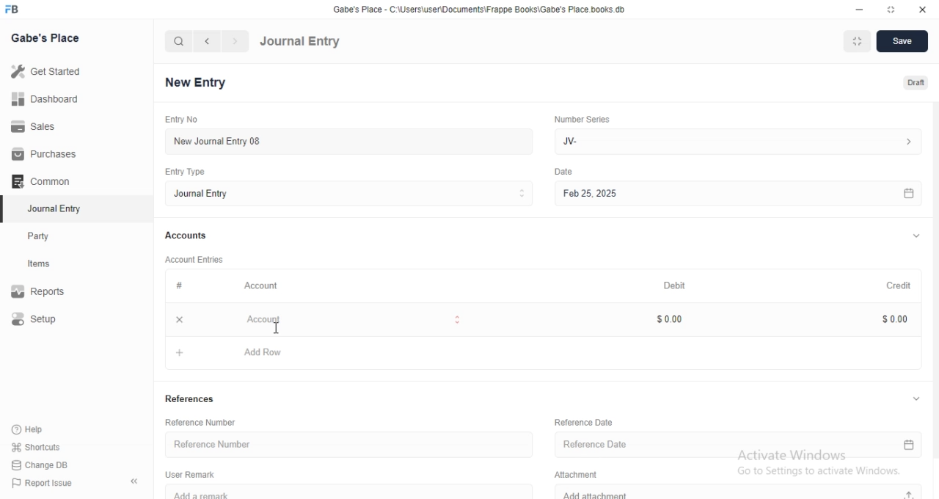  I want to click on Add attachment, so click(740, 492).